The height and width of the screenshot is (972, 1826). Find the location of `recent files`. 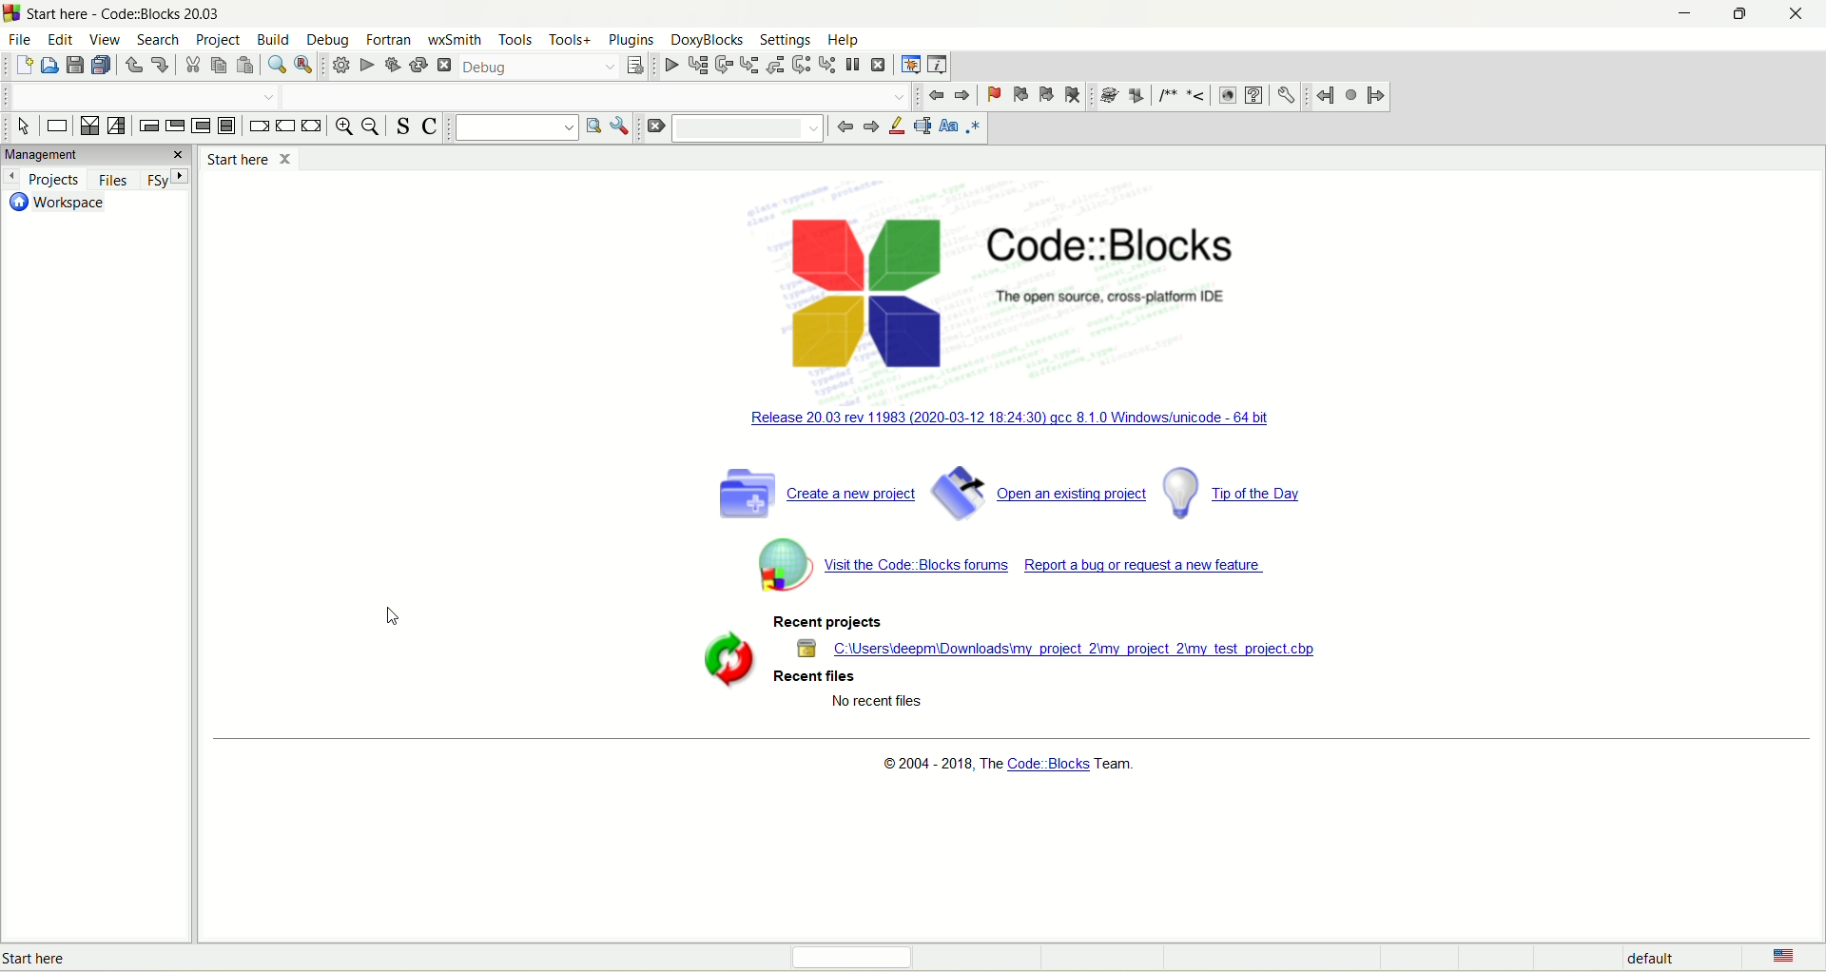

recent files is located at coordinates (818, 679).